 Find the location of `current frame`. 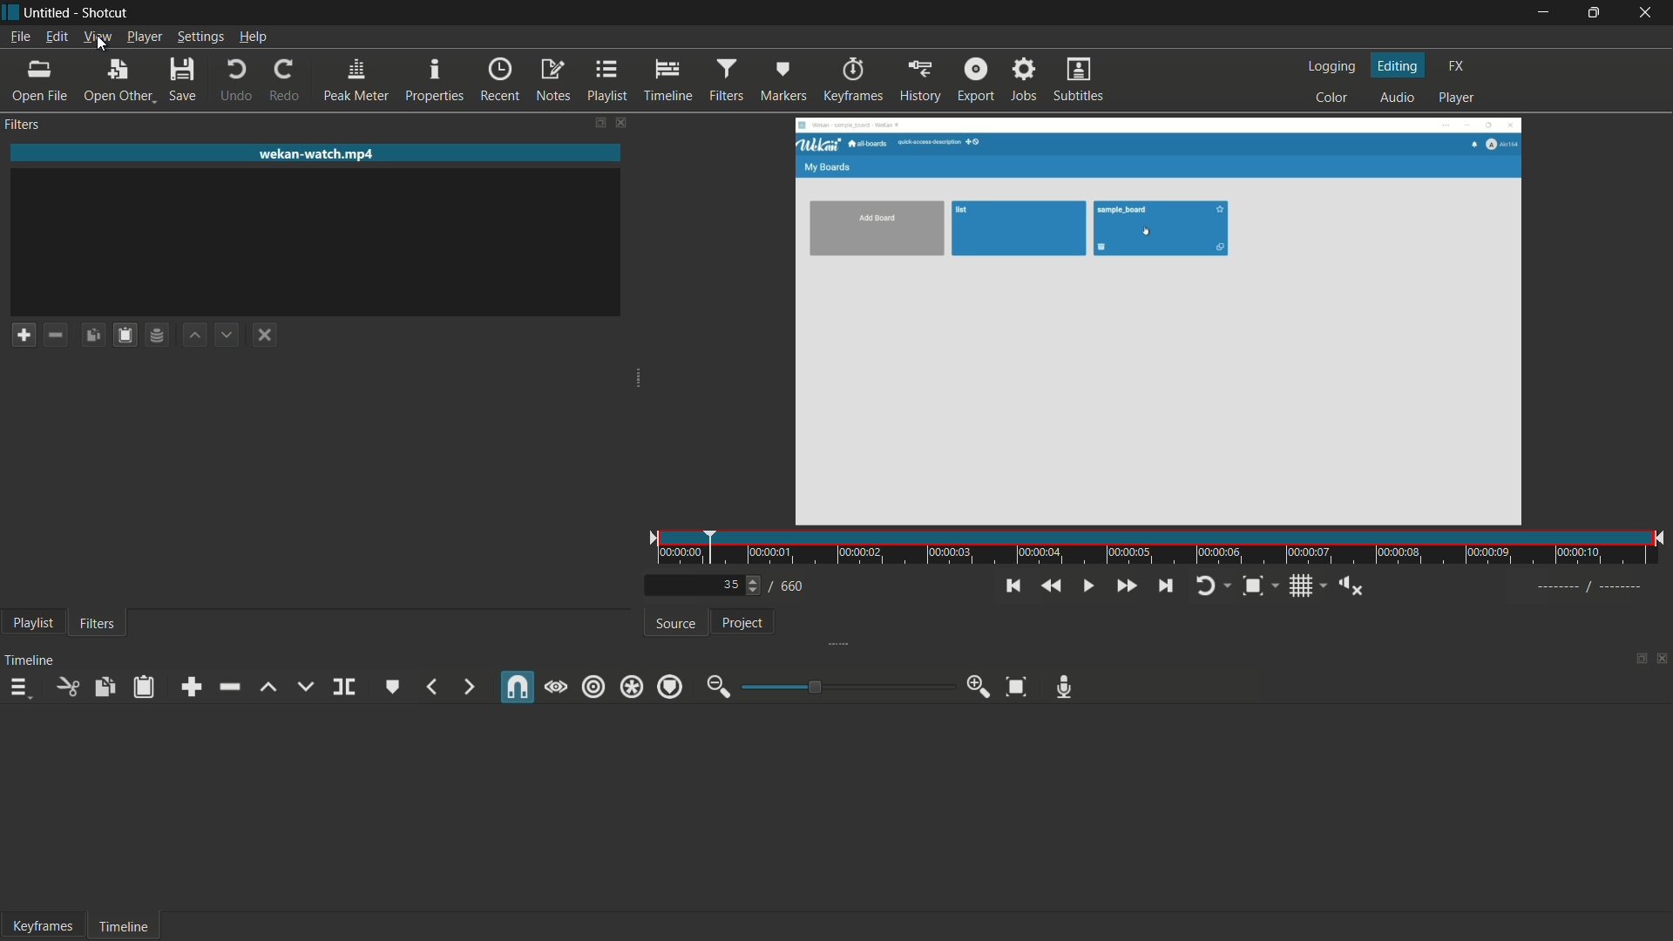

current frame is located at coordinates (734, 586).